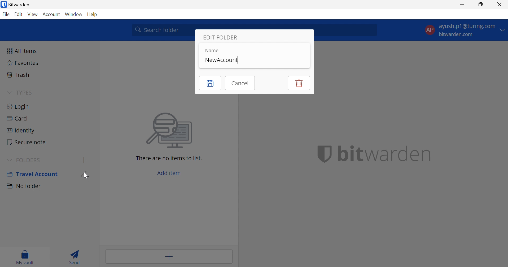 The image size is (508, 267). I want to click on Trash, so click(19, 74).